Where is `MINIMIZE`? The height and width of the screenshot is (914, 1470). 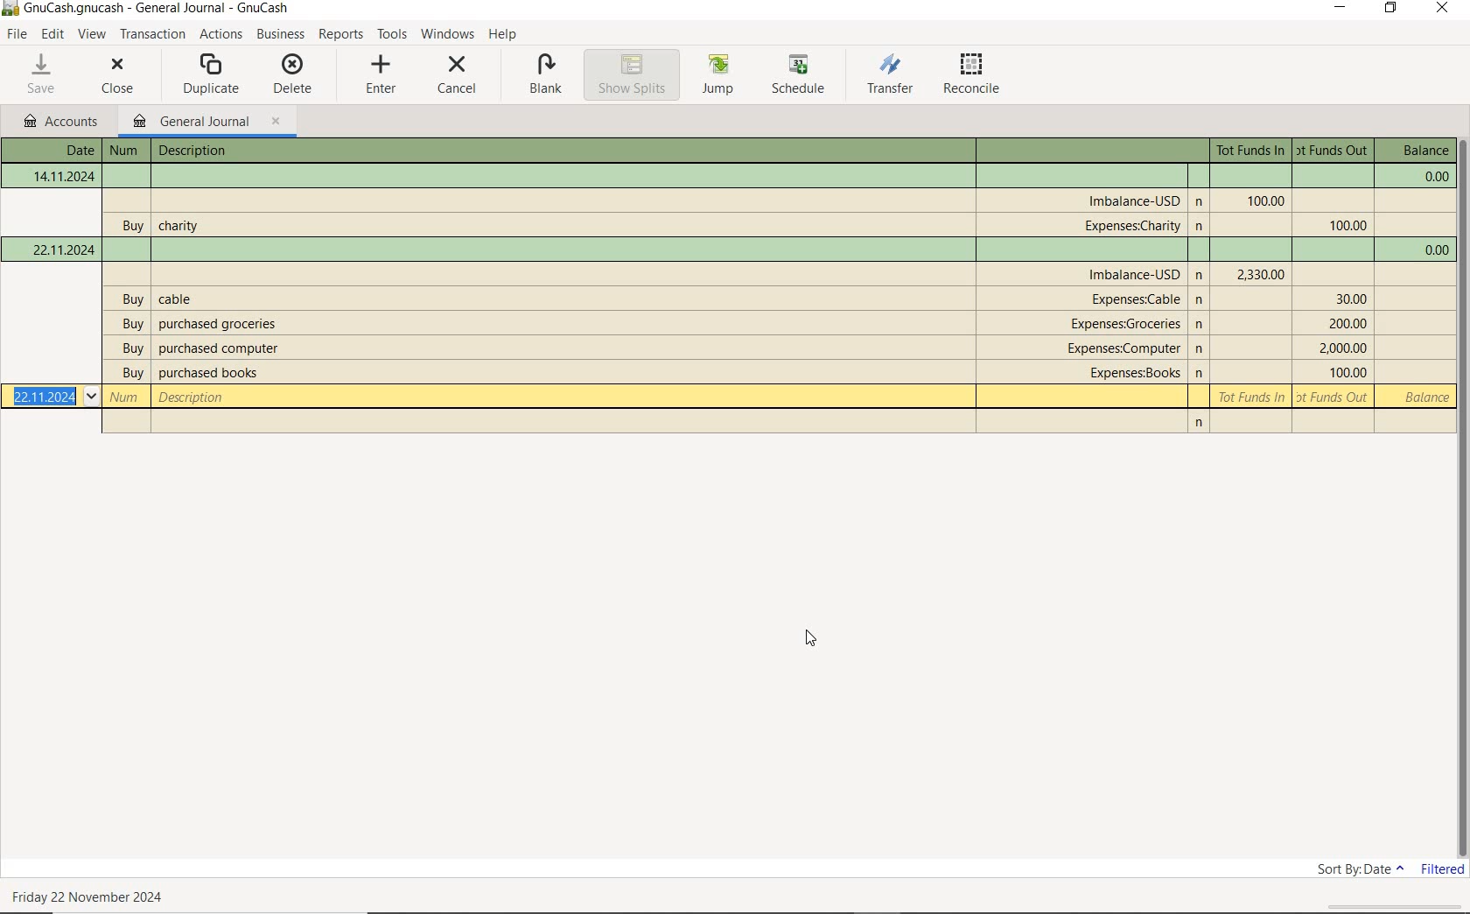 MINIMIZE is located at coordinates (1342, 11).